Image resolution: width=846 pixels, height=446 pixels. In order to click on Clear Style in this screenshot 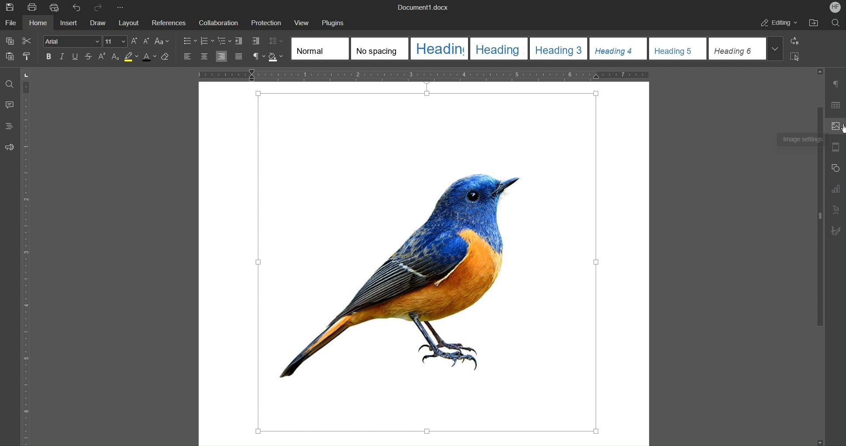, I will do `click(168, 58)`.